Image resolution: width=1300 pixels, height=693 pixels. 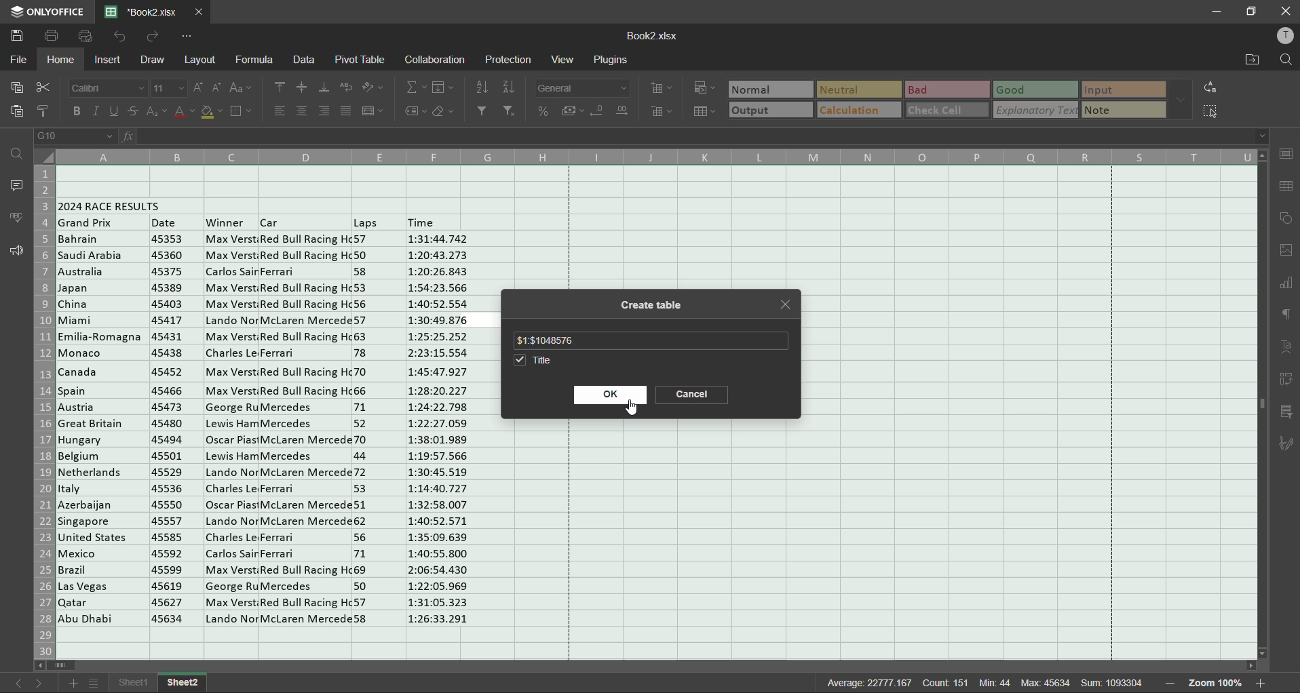 I want to click on pivot table, so click(x=359, y=60).